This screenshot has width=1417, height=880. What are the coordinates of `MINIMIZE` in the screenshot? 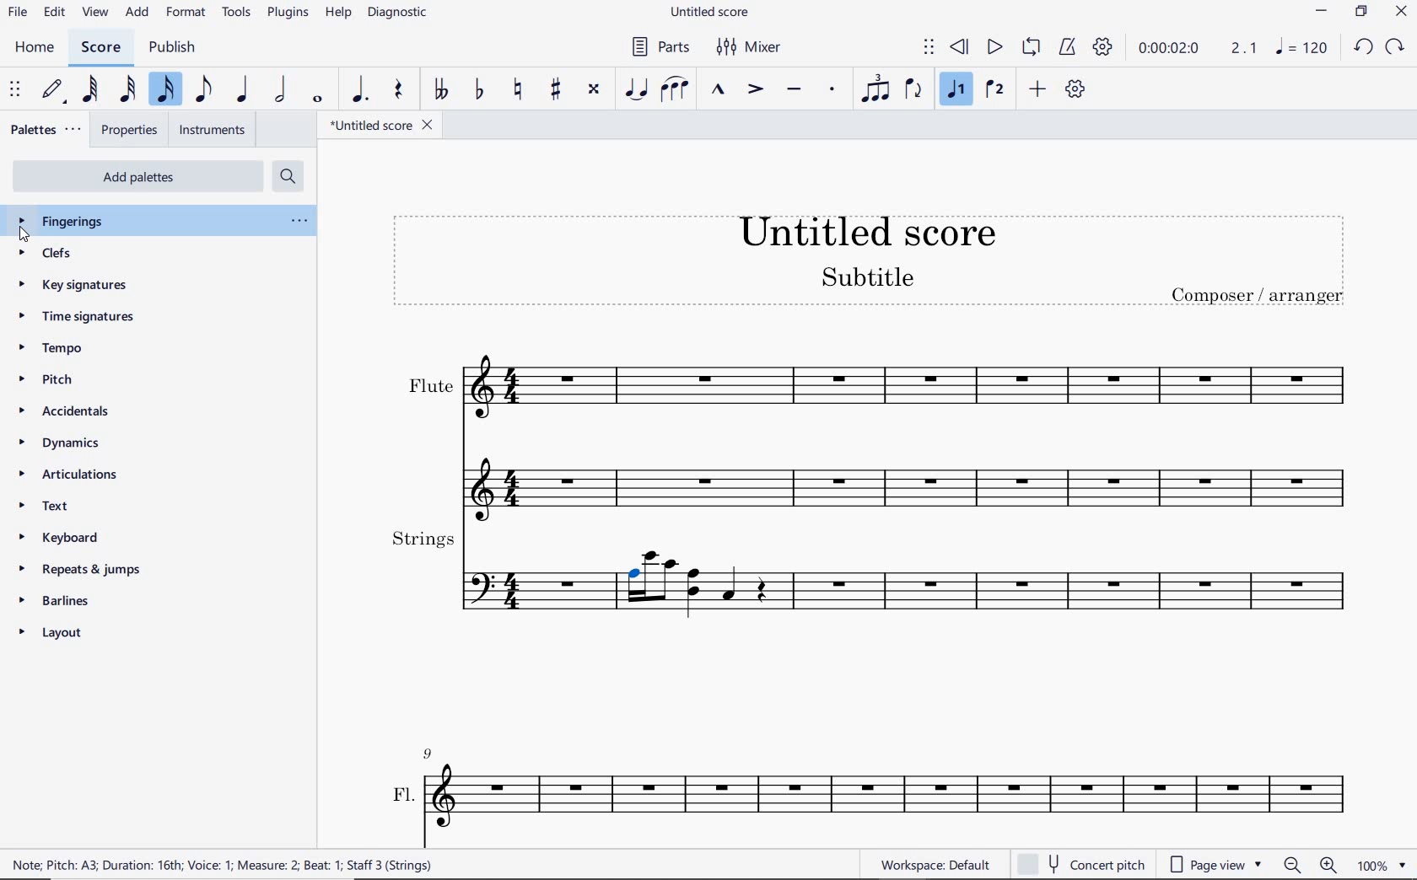 It's located at (1320, 13).